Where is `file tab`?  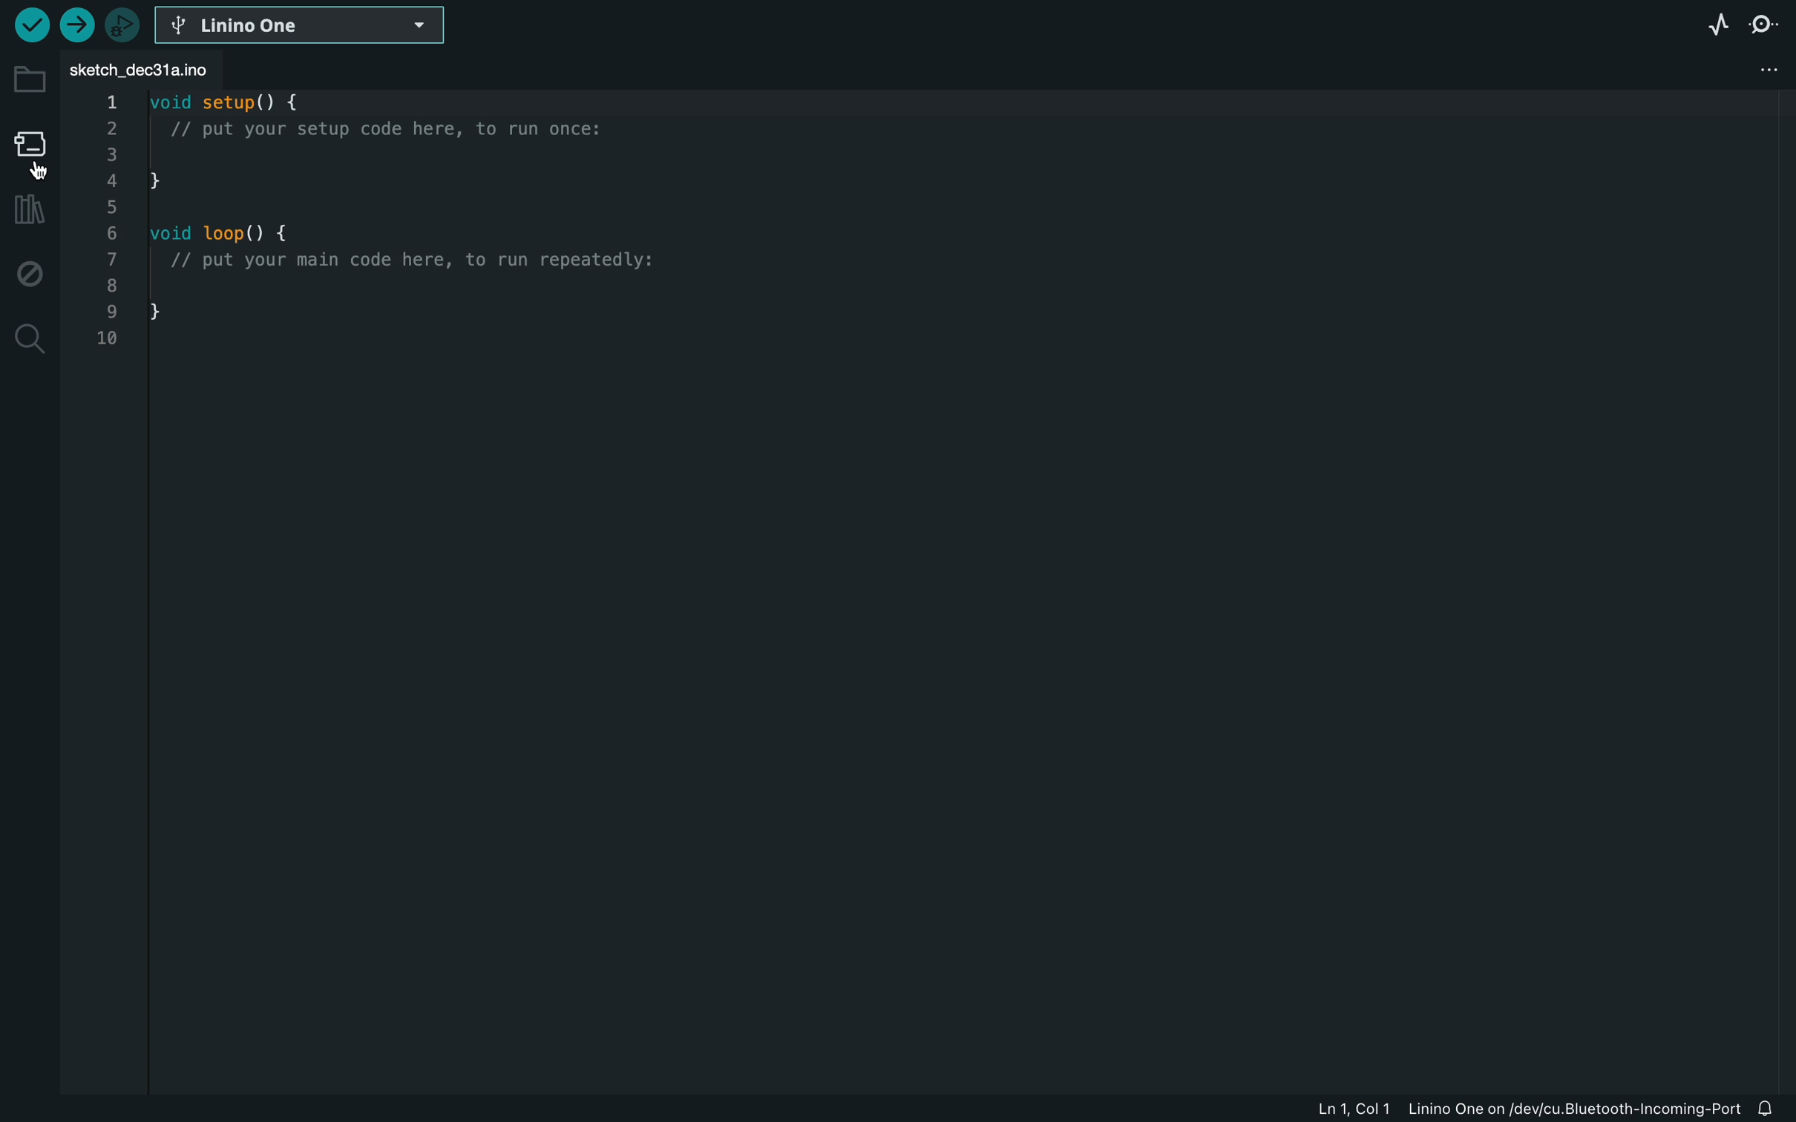 file tab is located at coordinates (168, 70).